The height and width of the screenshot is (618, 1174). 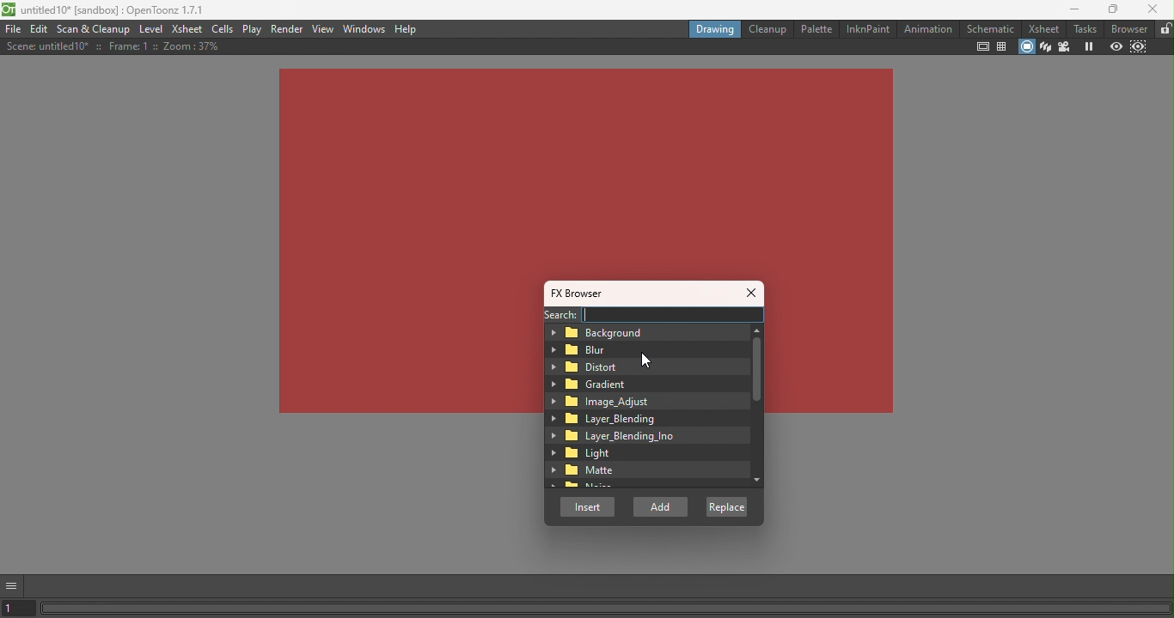 I want to click on Freeze, so click(x=1089, y=45).